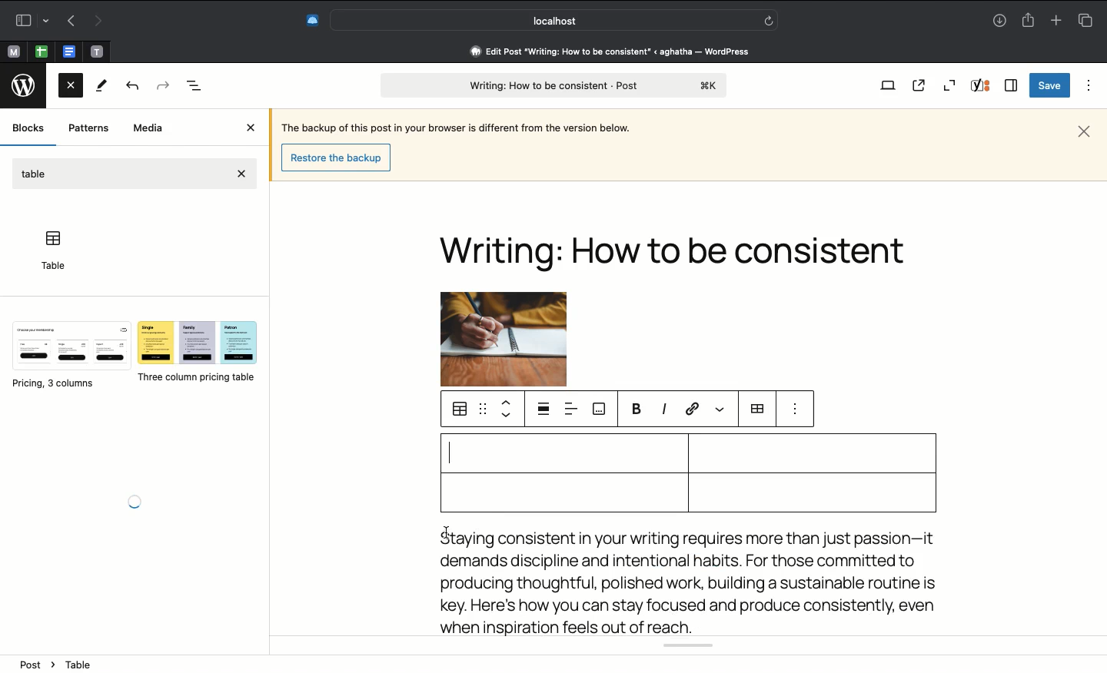 The image size is (1107, 673). I want to click on Table, so click(52, 250).